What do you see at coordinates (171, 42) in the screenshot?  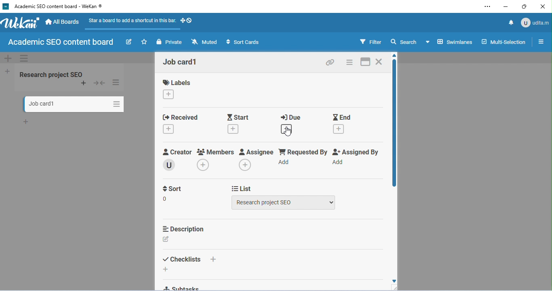 I see `private` at bounding box center [171, 42].